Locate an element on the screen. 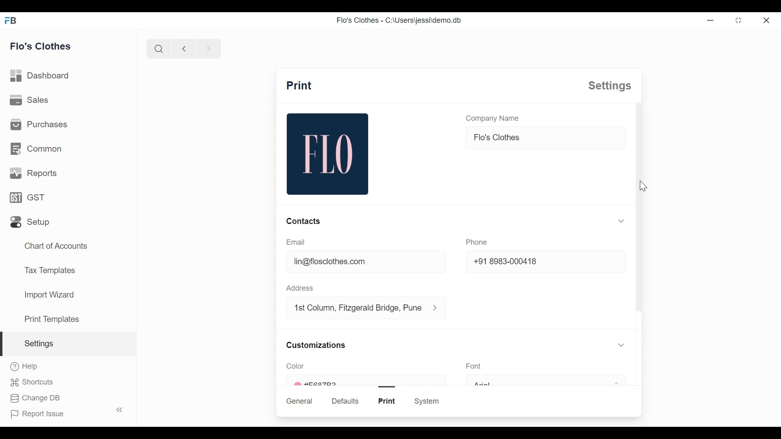 The height and width of the screenshot is (439, 781). search is located at coordinates (158, 48).